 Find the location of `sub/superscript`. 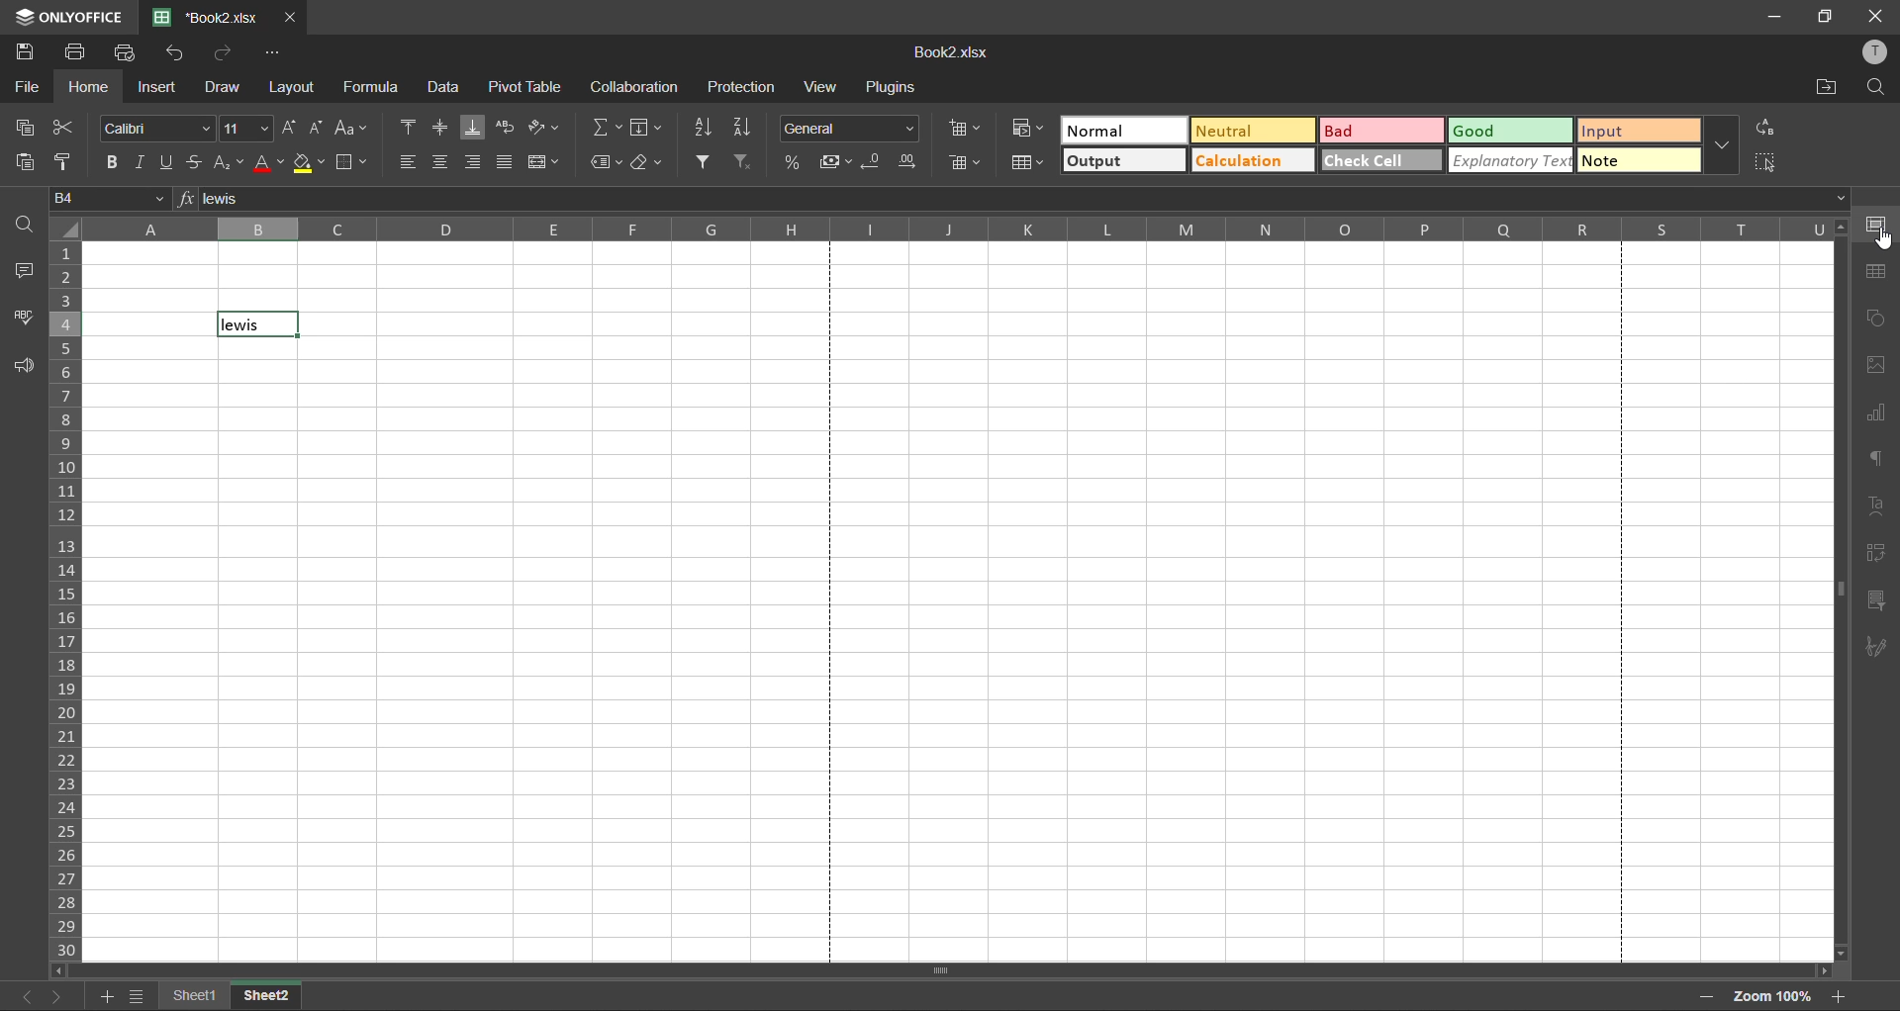

sub/superscript is located at coordinates (229, 164).